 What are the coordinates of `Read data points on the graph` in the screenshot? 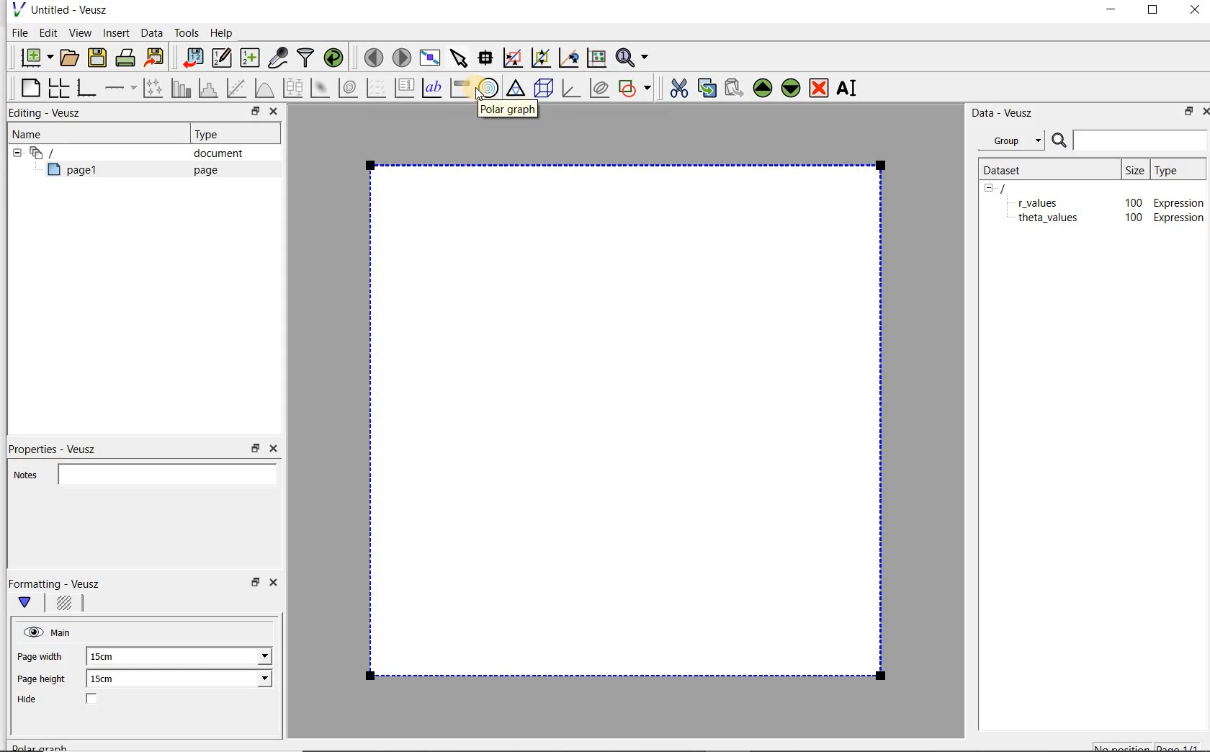 It's located at (488, 58).